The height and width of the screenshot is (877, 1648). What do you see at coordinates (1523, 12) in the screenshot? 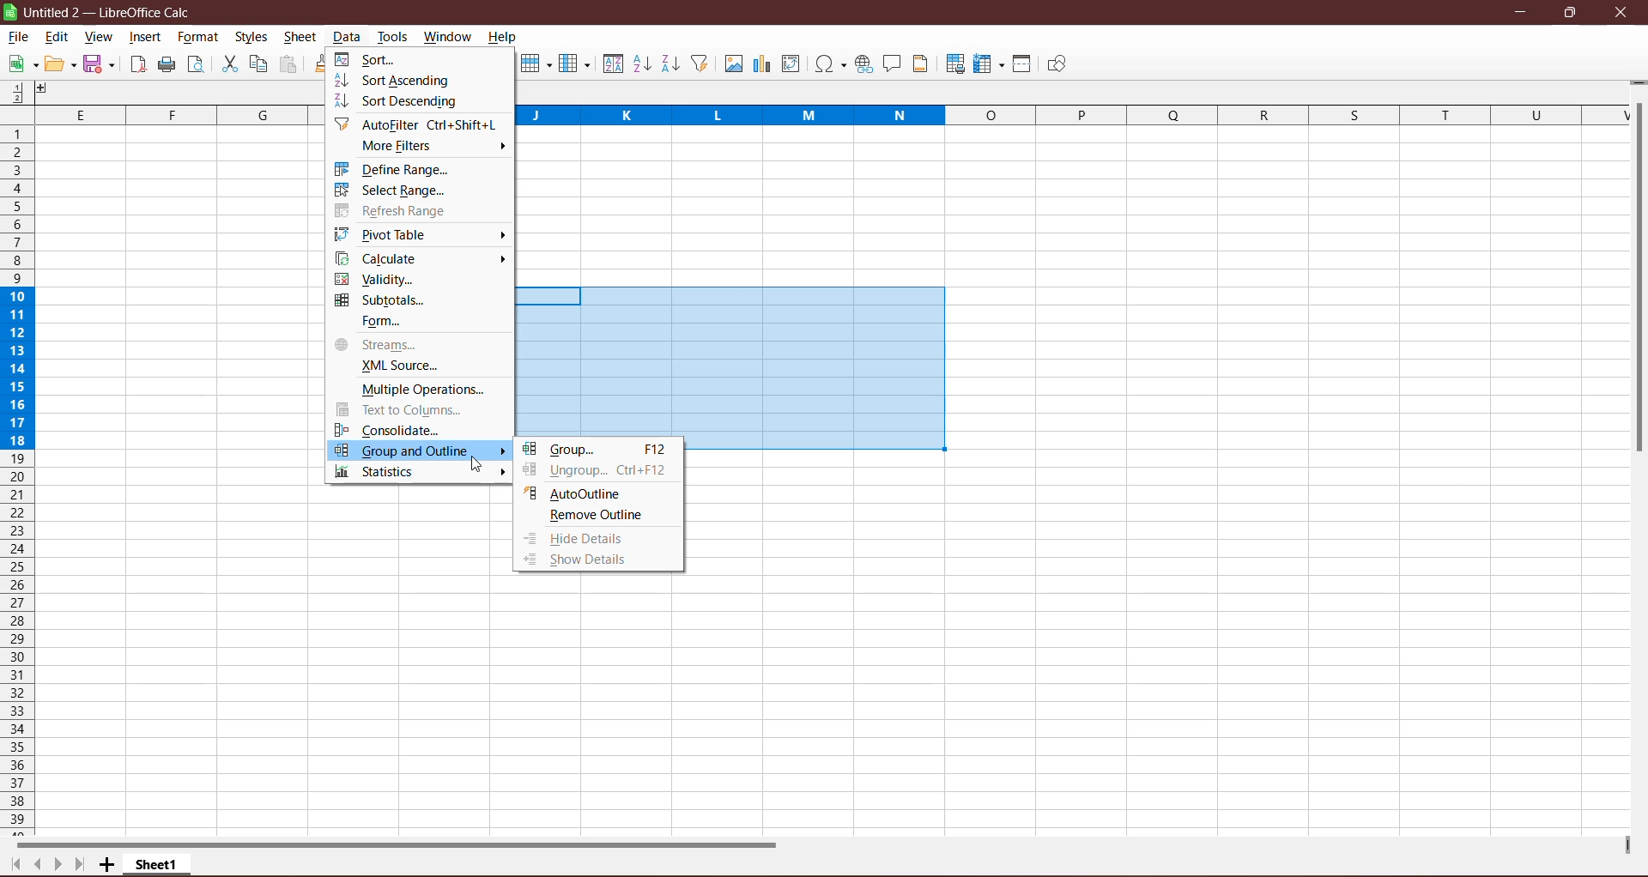
I see `Minimize` at bounding box center [1523, 12].